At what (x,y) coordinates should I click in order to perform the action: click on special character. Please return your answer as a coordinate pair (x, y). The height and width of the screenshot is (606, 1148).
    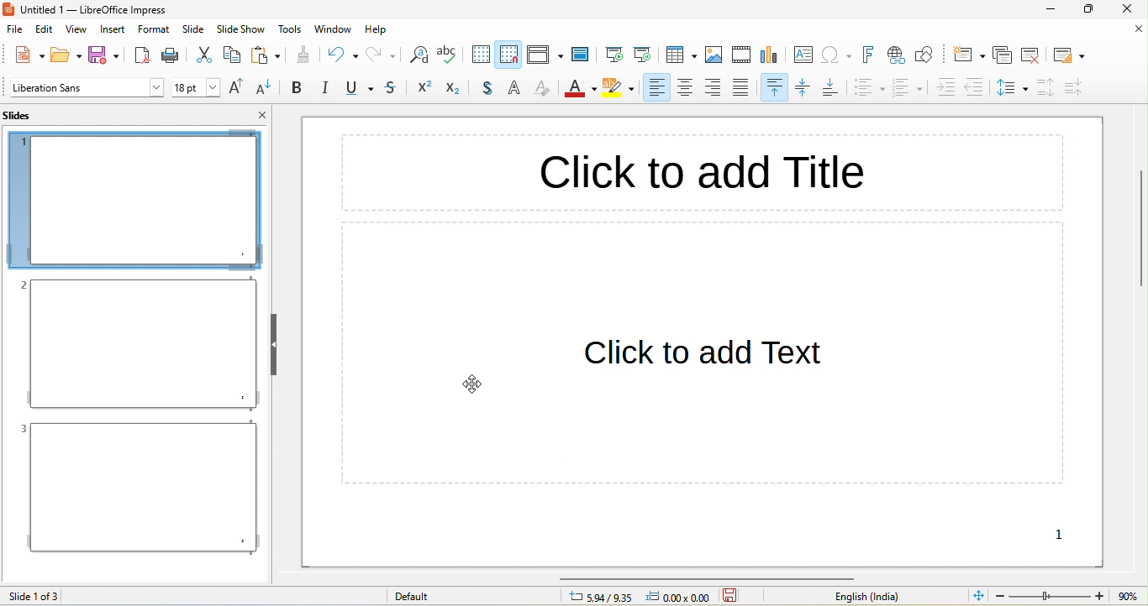
    Looking at the image, I should click on (840, 55).